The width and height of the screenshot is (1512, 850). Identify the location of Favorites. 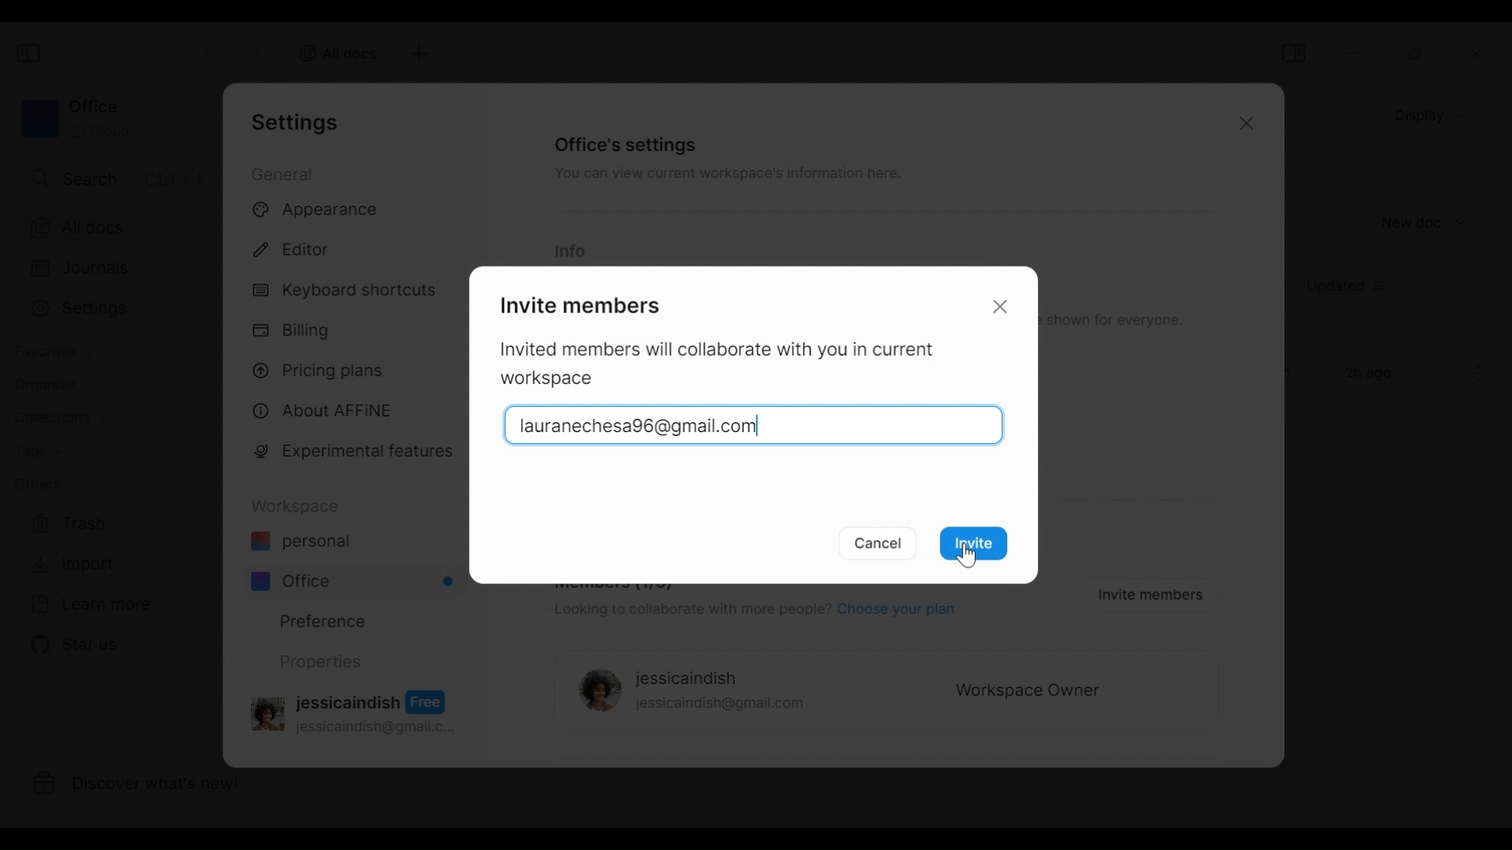
(51, 352).